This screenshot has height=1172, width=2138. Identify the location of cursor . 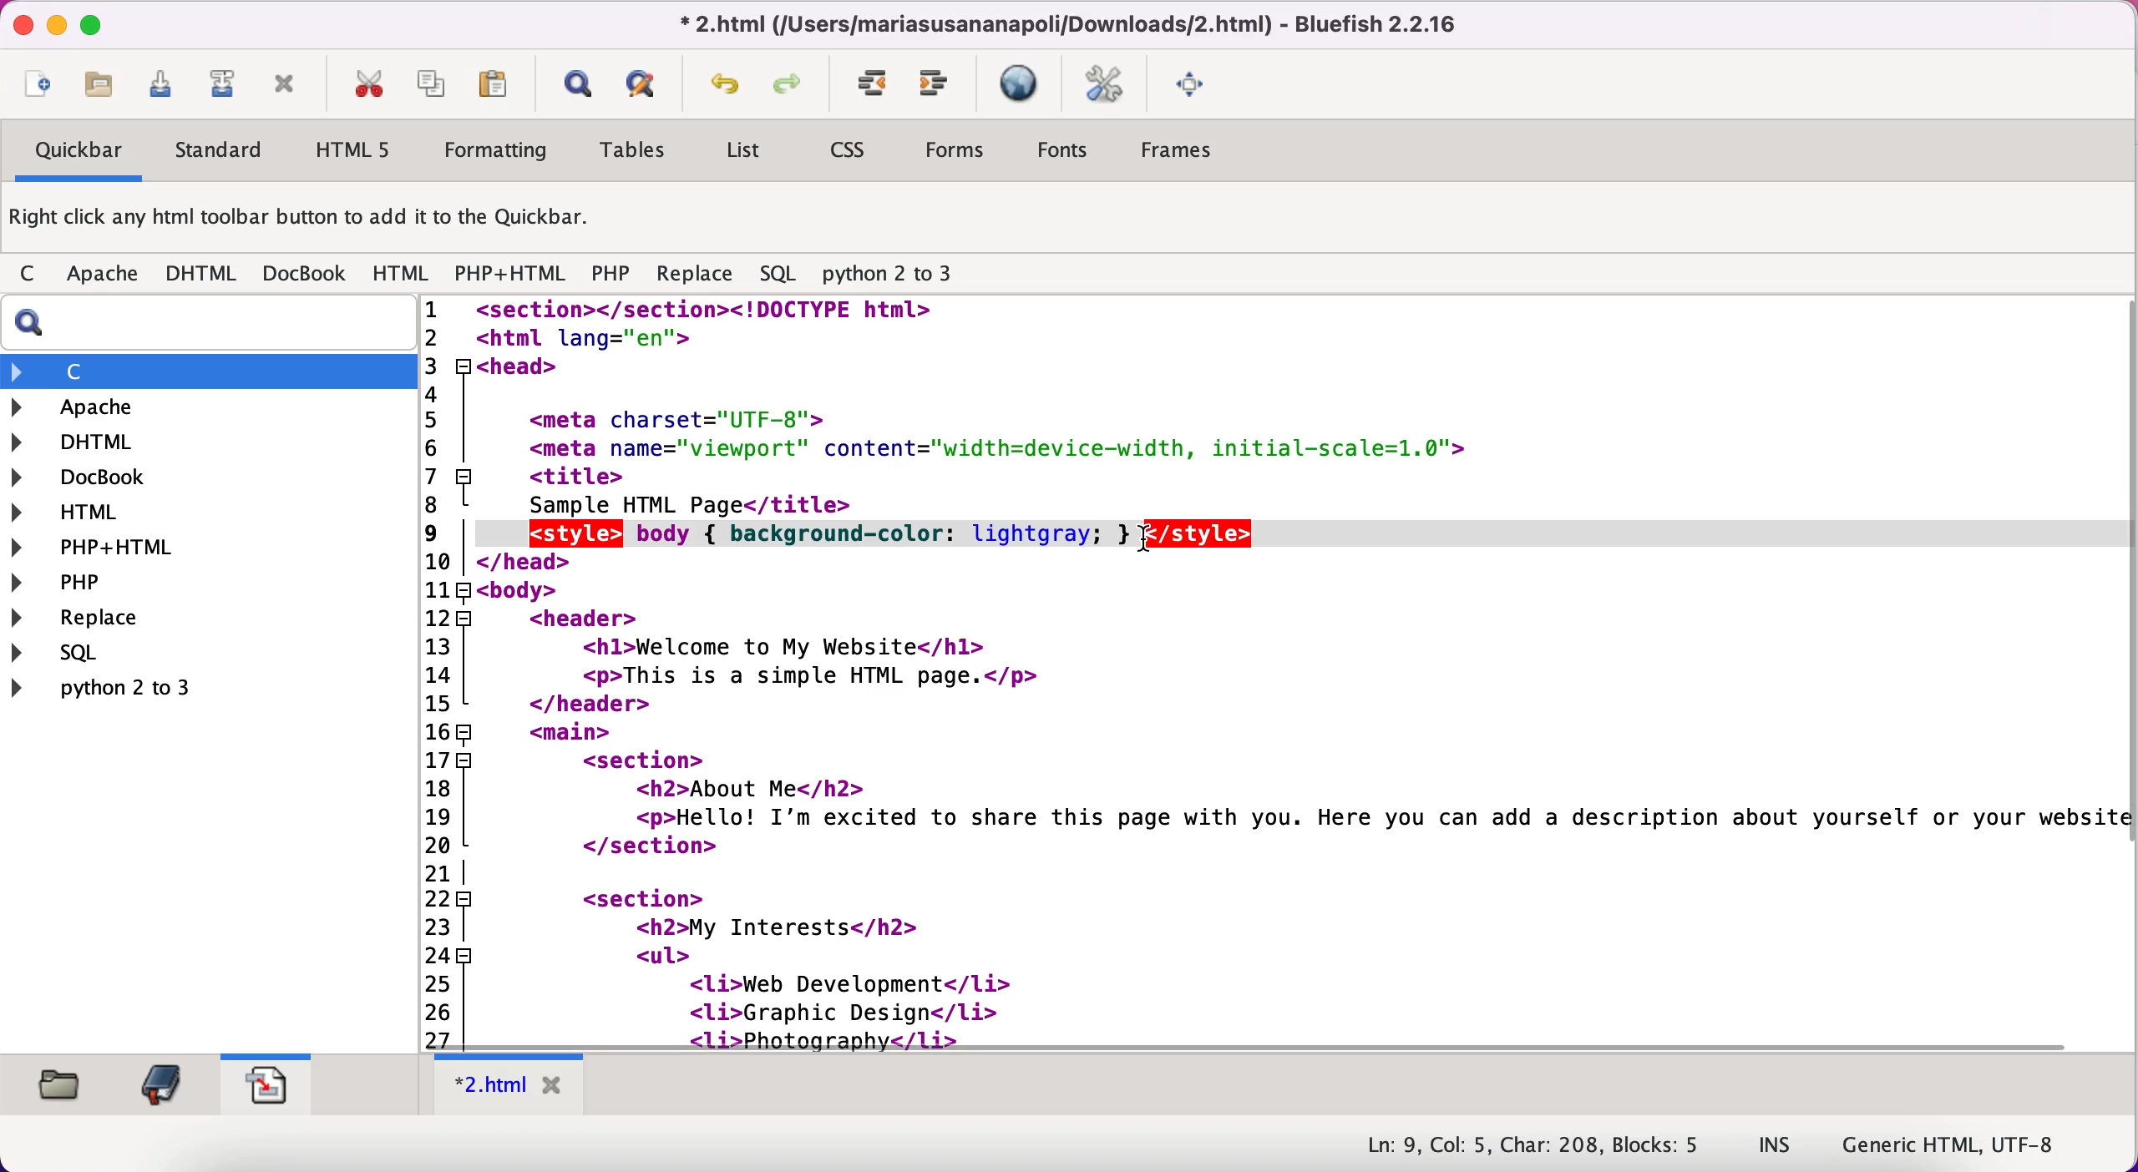
(1141, 544).